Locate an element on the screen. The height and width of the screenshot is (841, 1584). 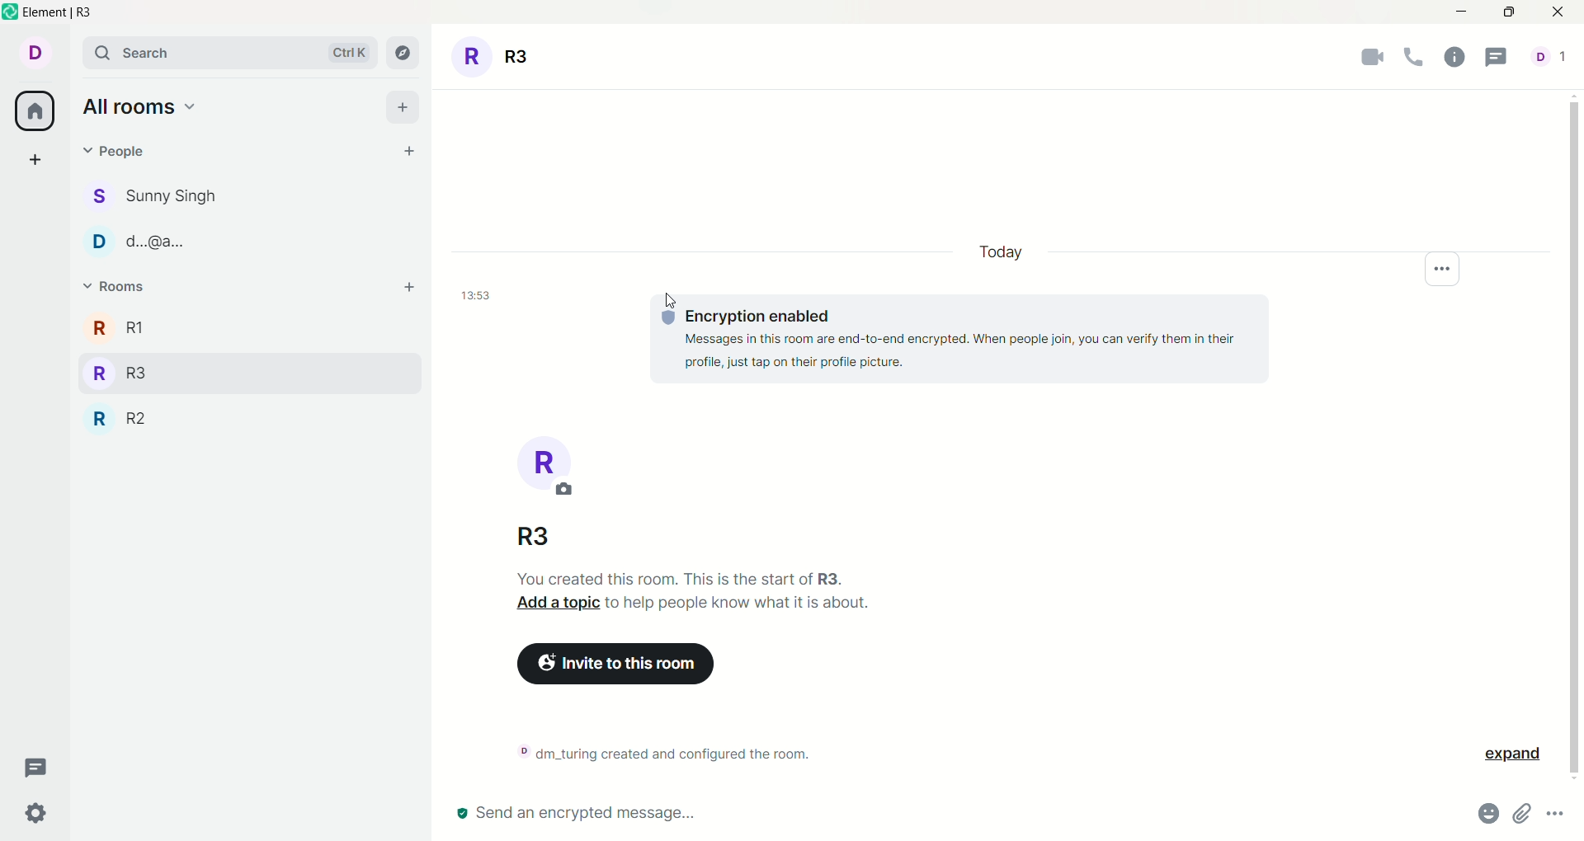
logo is located at coordinates (11, 14).